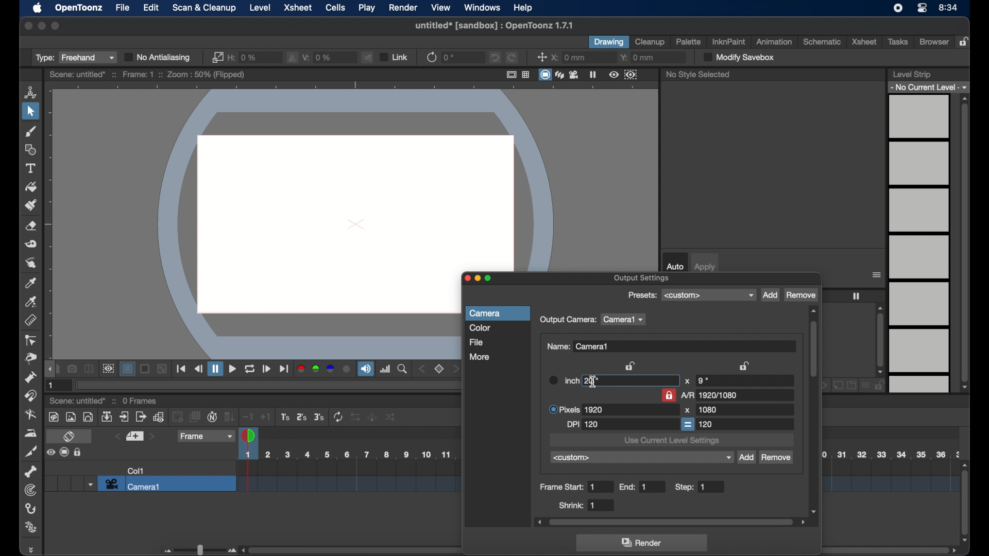 The width and height of the screenshot is (989, 556). I want to click on set, so click(440, 369).